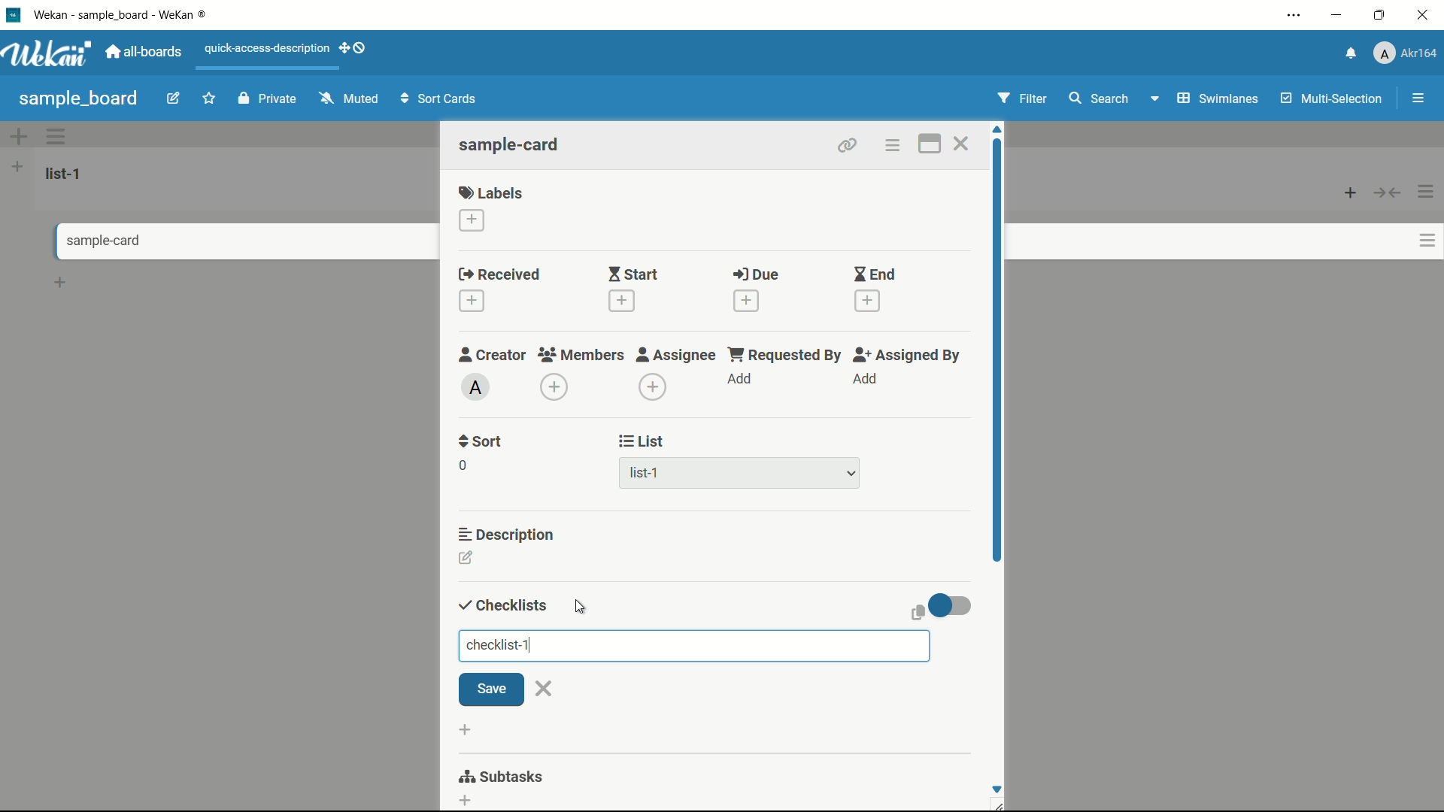  Describe the element at coordinates (47, 53) in the screenshot. I see `app logo` at that location.